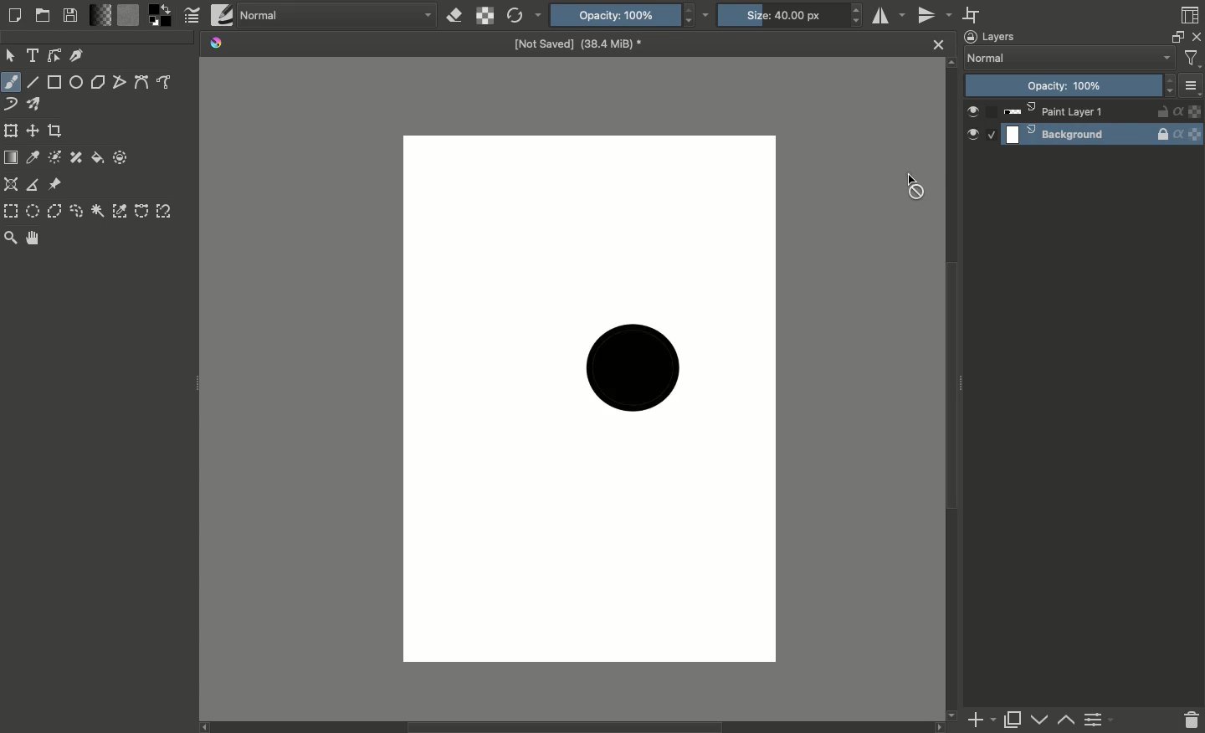 Image resolution: width=1205 pixels, height=733 pixels. What do you see at coordinates (913, 187) in the screenshot?
I see `cursor` at bounding box center [913, 187].